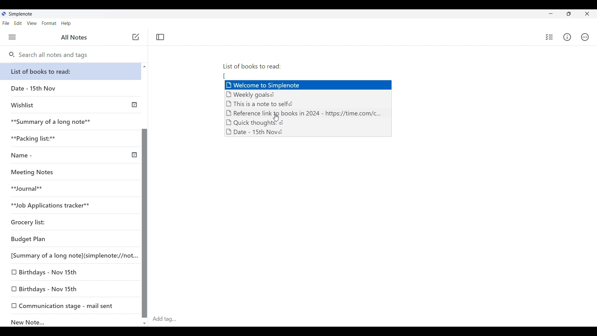  Describe the element at coordinates (549, 13) in the screenshot. I see `Minimize` at that location.